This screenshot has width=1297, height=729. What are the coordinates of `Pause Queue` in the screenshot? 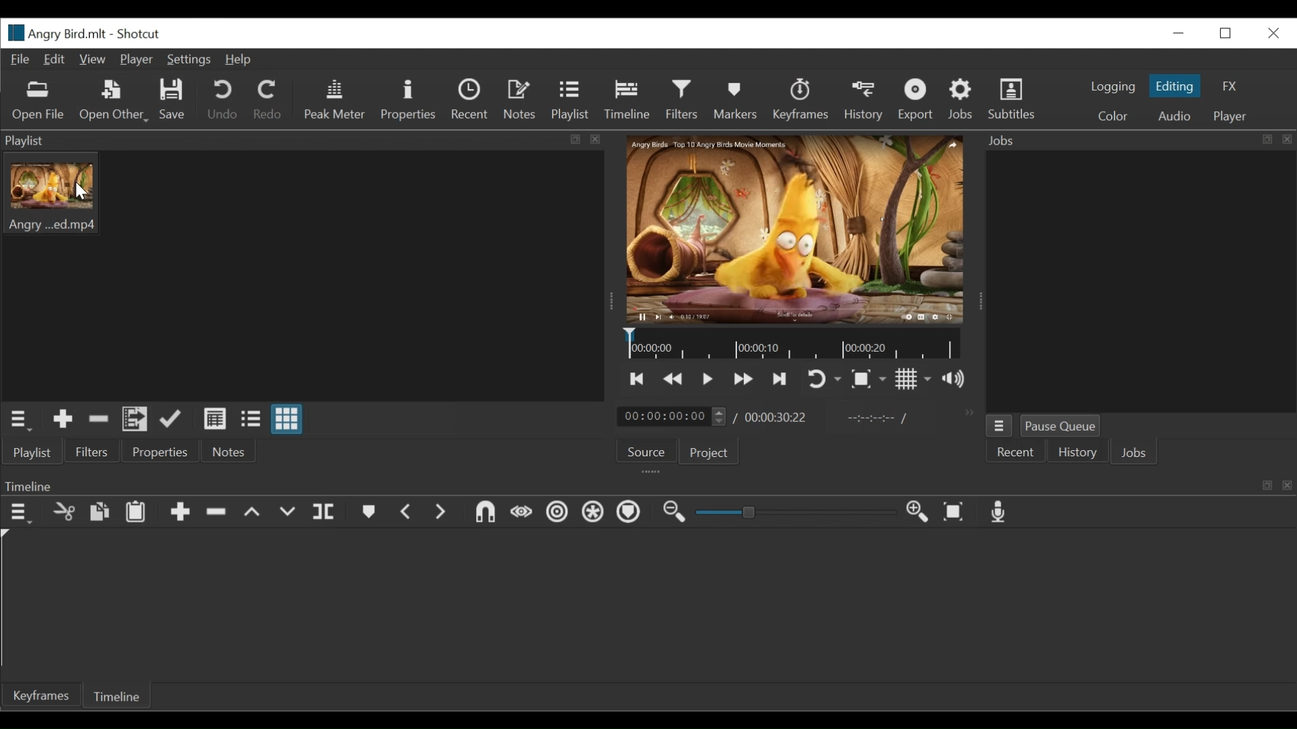 It's located at (1063, 426).